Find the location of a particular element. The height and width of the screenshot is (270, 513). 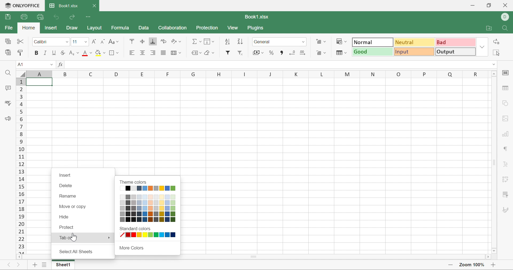

Minimize is located at coordinates (472, 5).